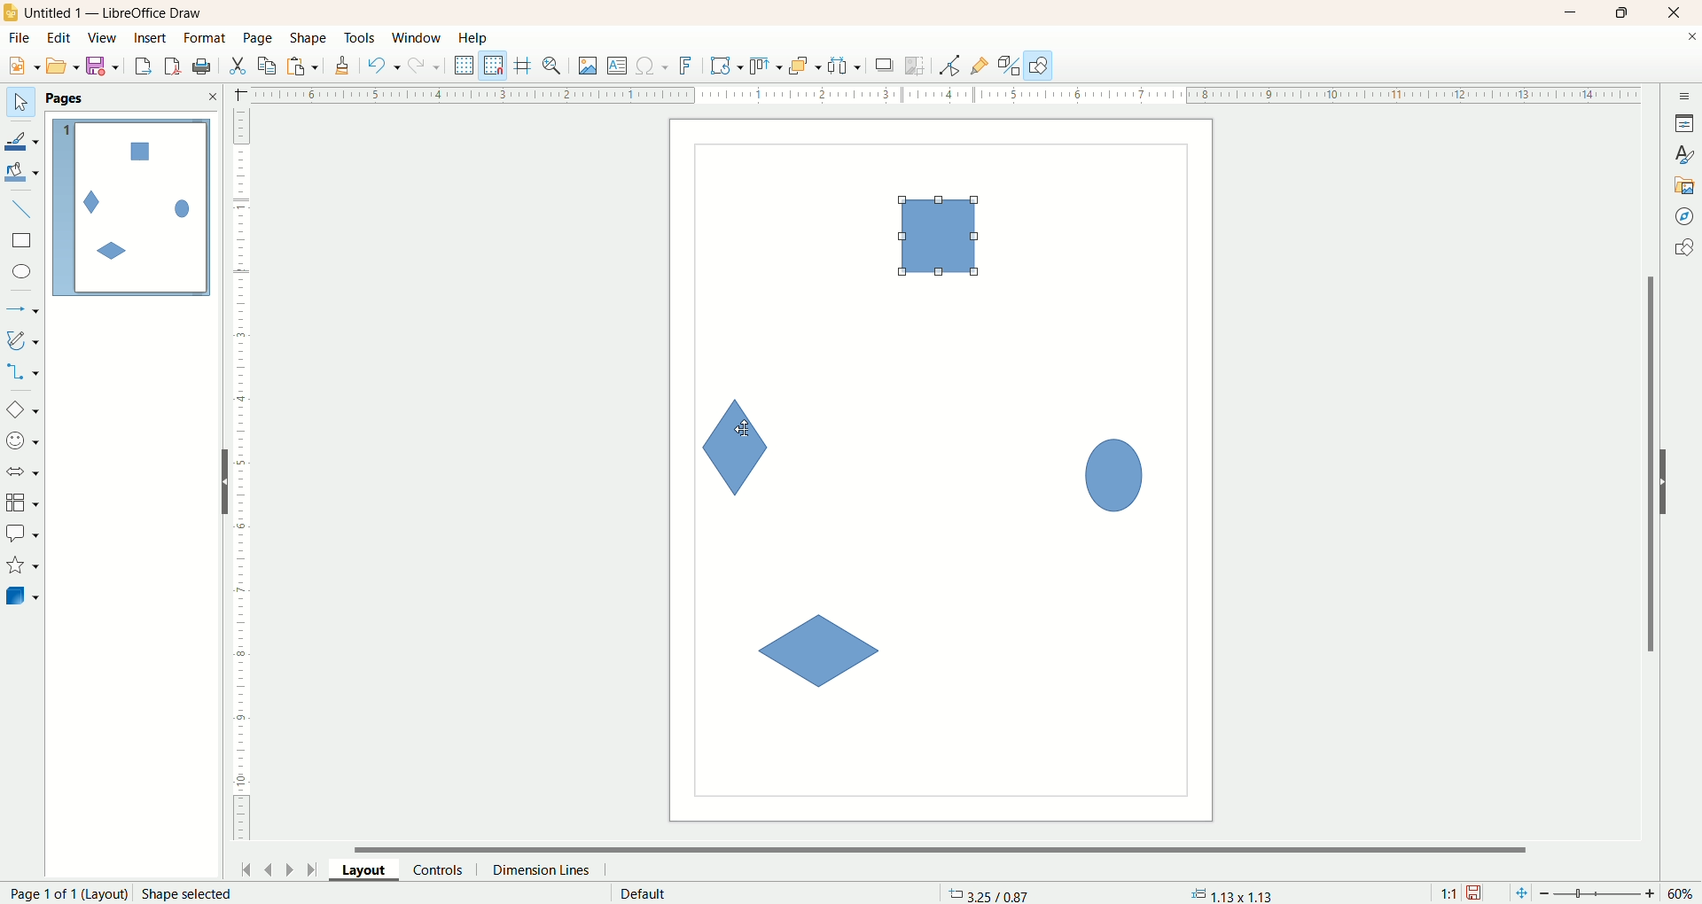 This screenshot has height=904, width=1702. What do you see at coordinates (384, 66) in the screenshot?
I see `undo` at bounding box center [384, 66].